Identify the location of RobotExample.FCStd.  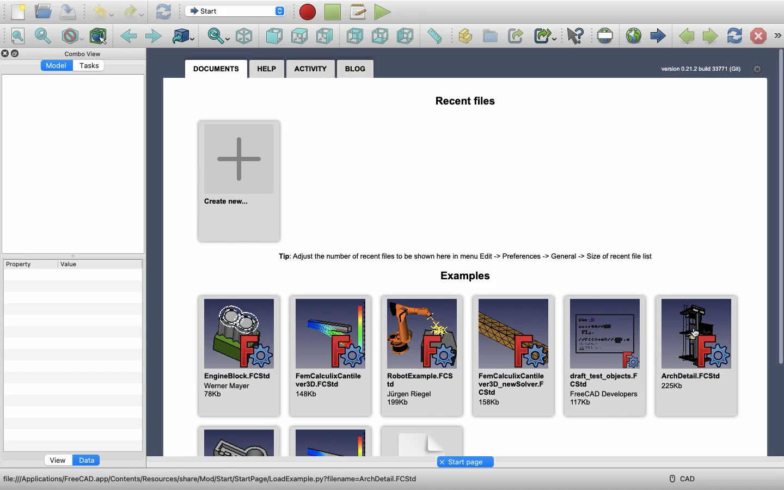
(423, 357).